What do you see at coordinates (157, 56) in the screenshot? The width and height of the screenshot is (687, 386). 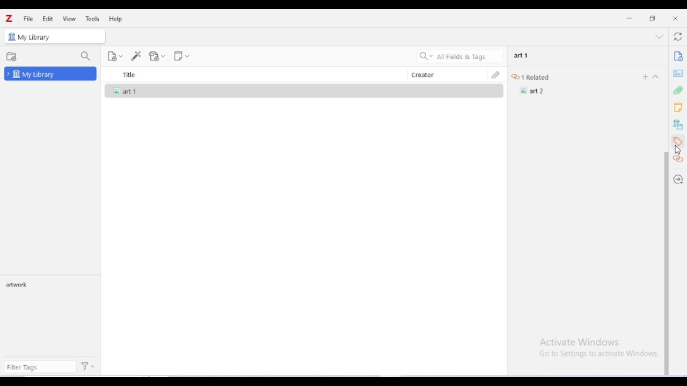 I see `add attachment` at bounding box center [157, 56].